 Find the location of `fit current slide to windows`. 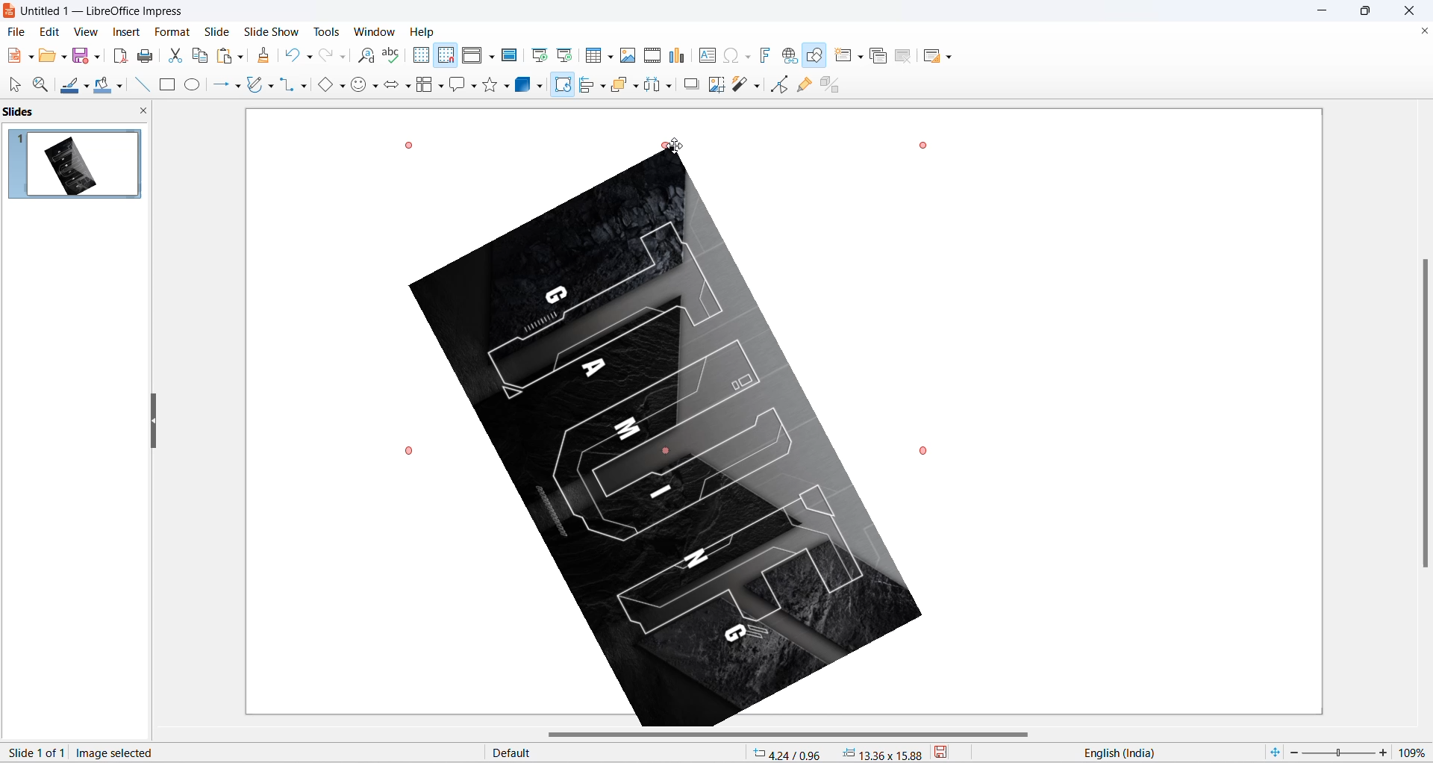

fit current slide to windows is located at coordinates (1273, 752).